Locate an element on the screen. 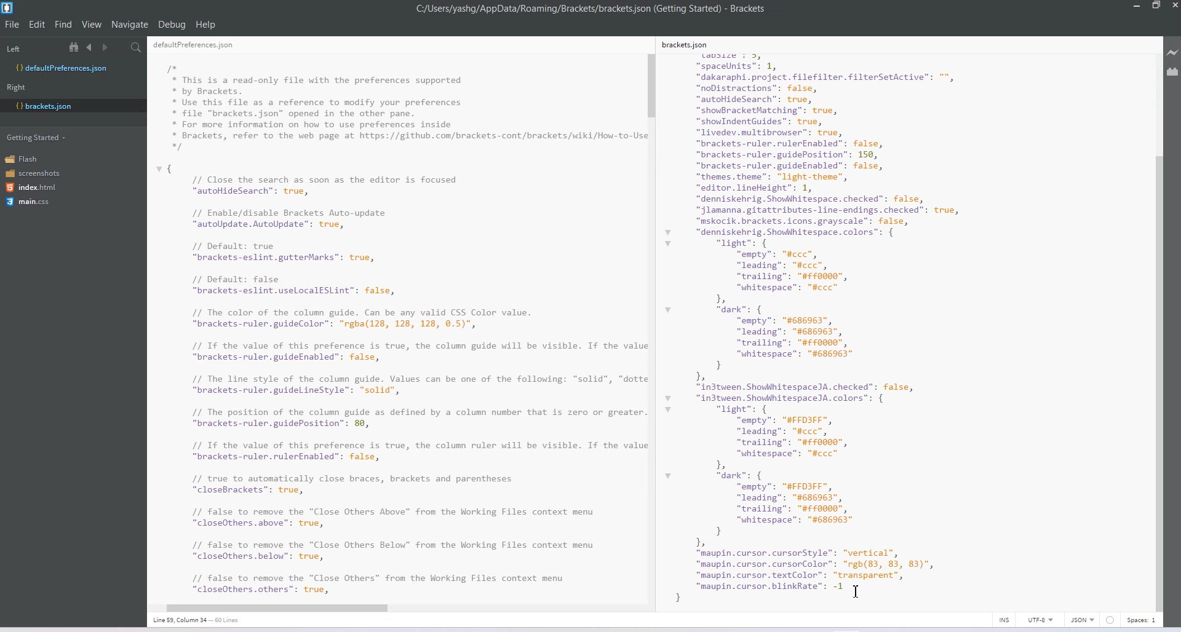  C:/Users/yashg/AppData/Roaming/Brackets/brackets json (Getting Started) - Brackets is located at coordinates (592, 9).